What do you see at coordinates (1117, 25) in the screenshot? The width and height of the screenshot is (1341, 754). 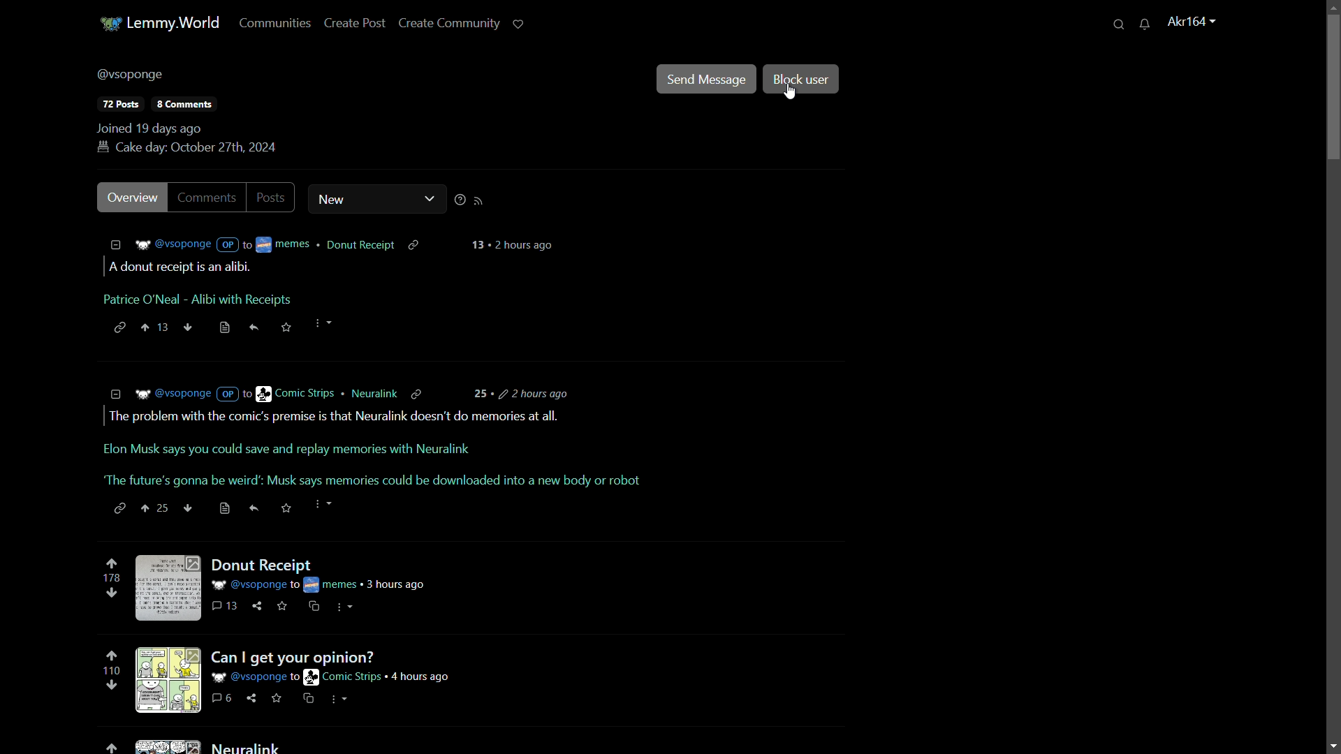 I see `search` at bounding box center [1117, 25].